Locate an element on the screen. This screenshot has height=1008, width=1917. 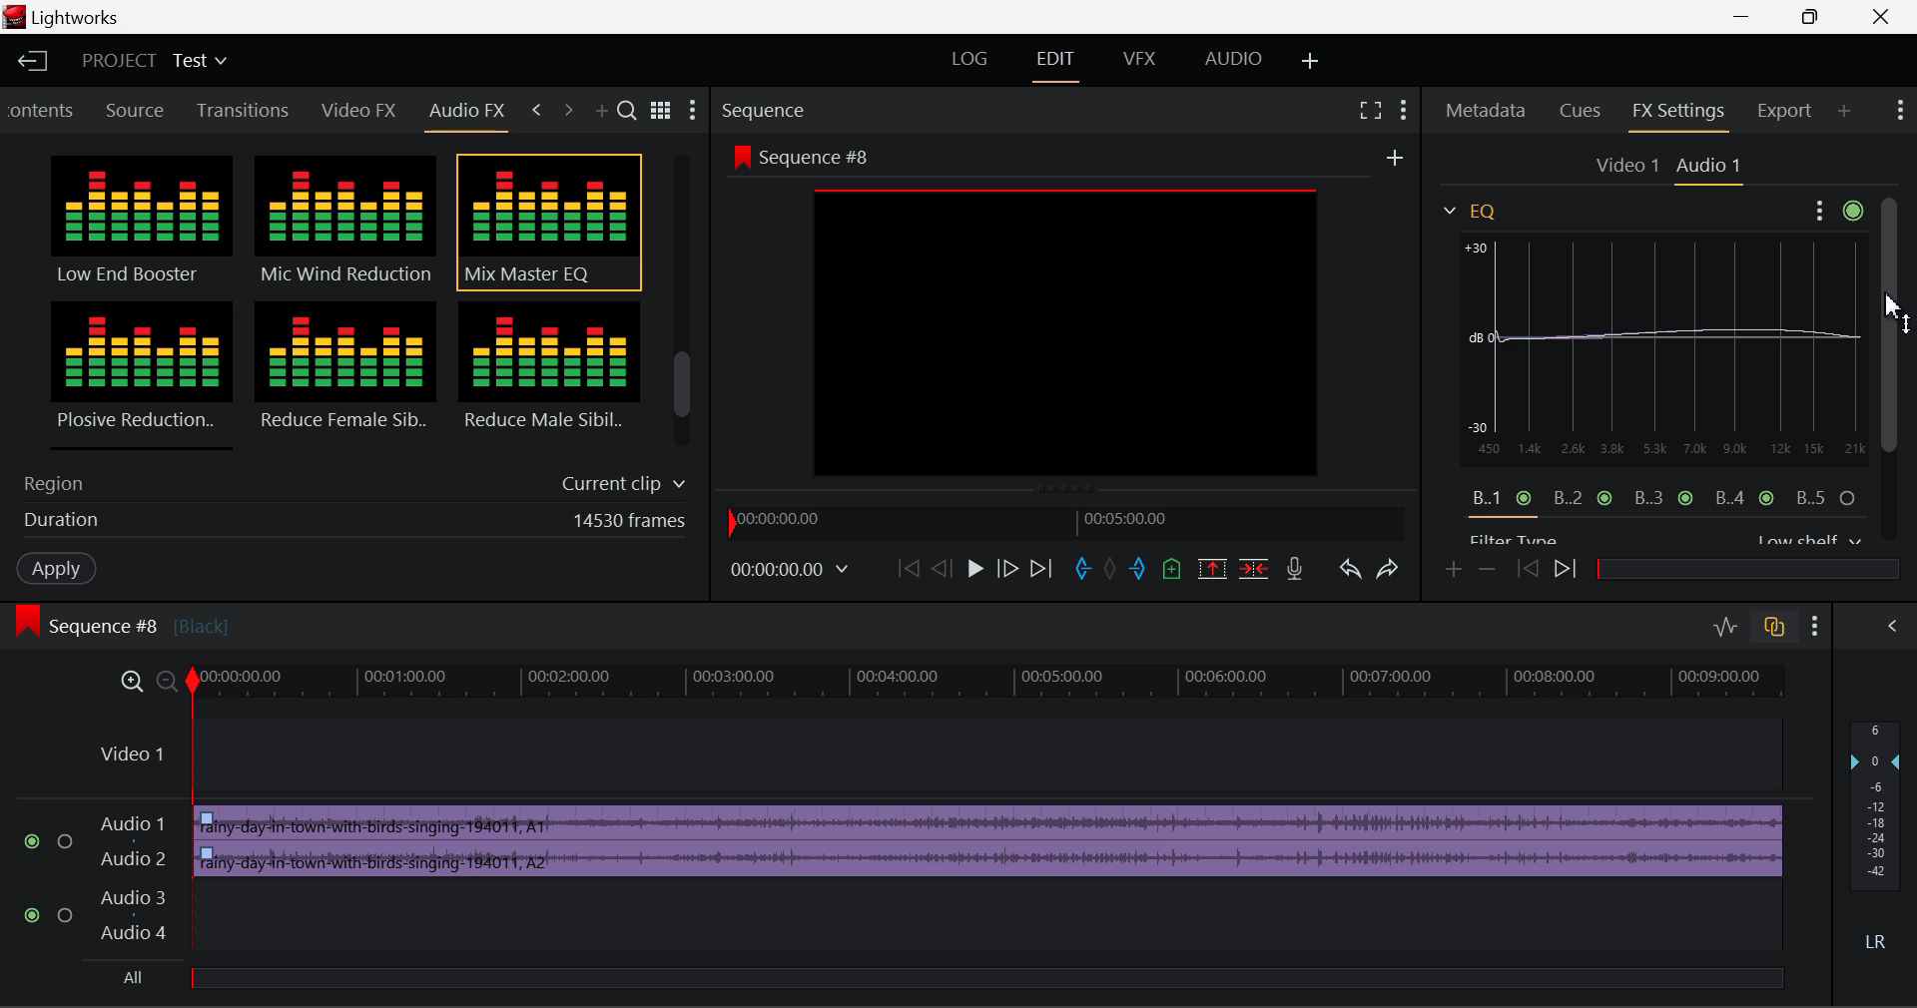
Add Panel is located at coordinates (1844, 113).